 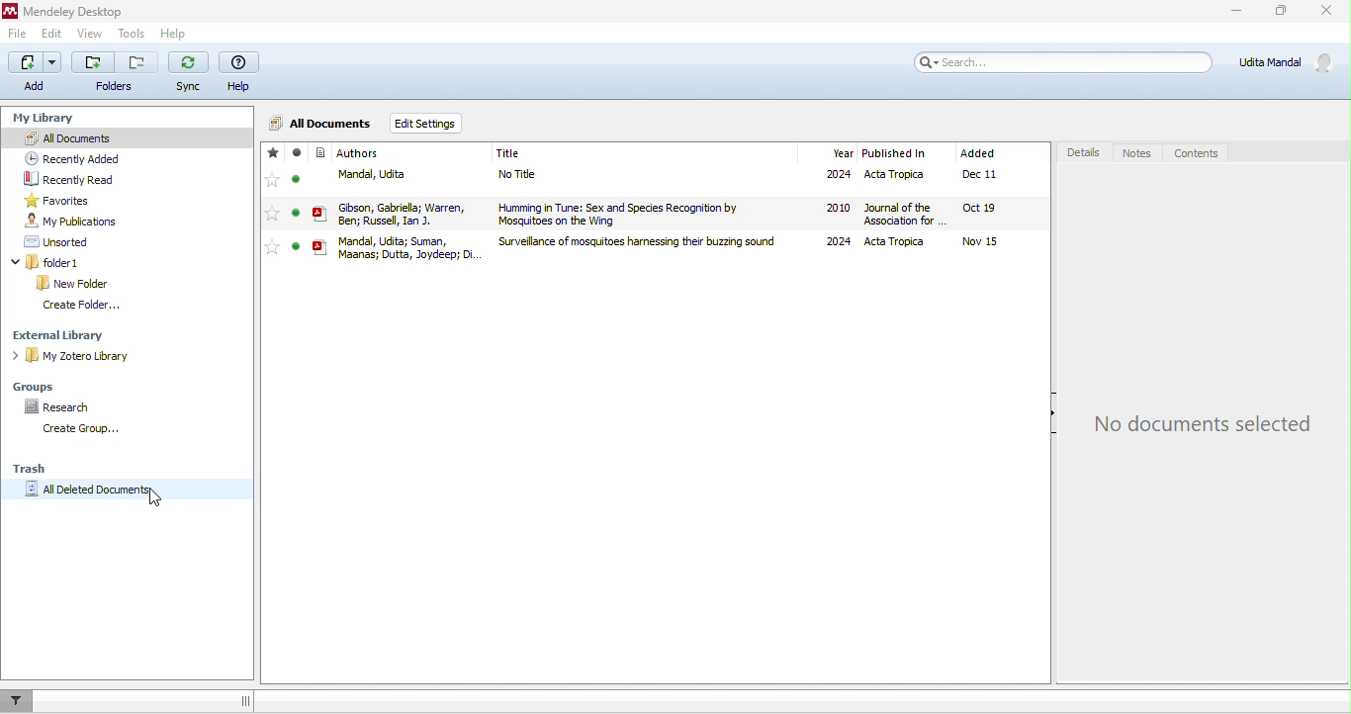 I want to click on no documents selected, so click(x=1211, y=408).